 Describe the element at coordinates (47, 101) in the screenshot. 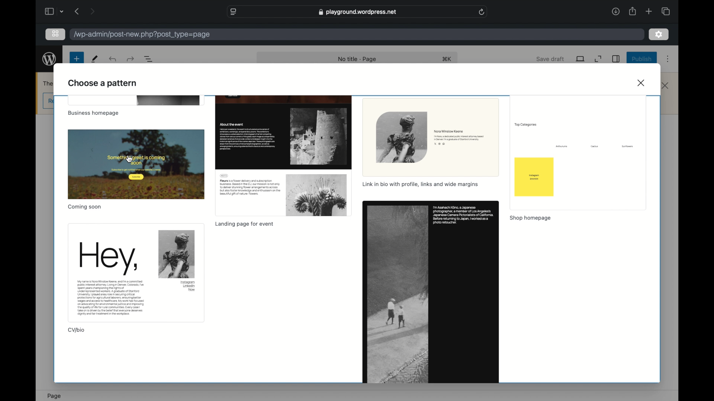

I see `obscure button` at that location.